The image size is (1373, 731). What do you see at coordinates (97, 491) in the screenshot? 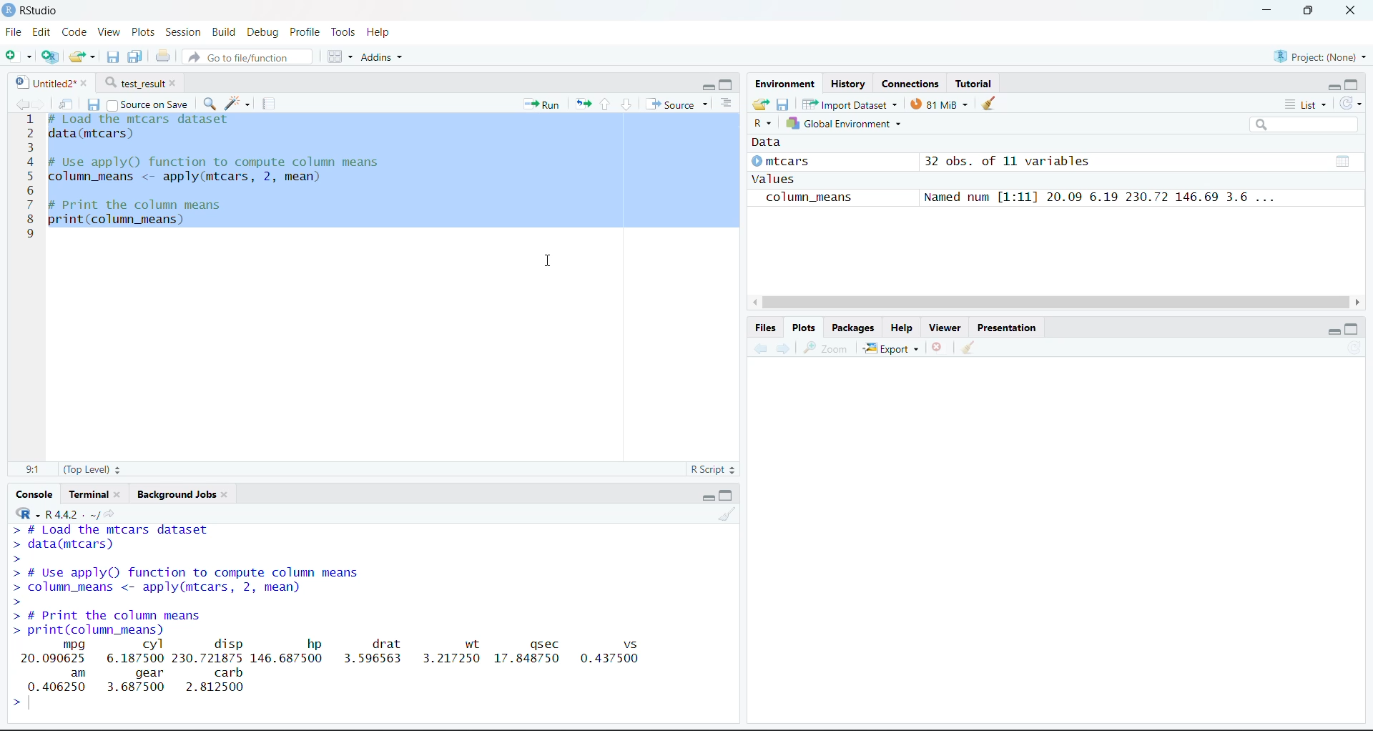
I see `Terminal` at bounding box center [97, 491].